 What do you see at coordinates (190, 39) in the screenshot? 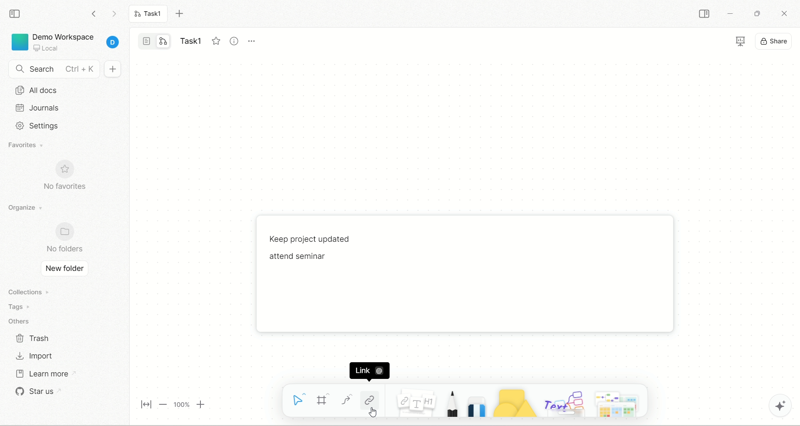
I see `title` at bounding box center [190, 39].